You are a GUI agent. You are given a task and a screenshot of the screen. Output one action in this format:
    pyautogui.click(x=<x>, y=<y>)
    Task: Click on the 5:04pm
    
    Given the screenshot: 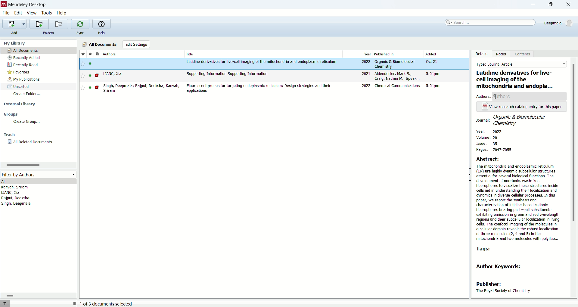 What is the action you would take?
    pyautogui.click(x=434, y=74)
    